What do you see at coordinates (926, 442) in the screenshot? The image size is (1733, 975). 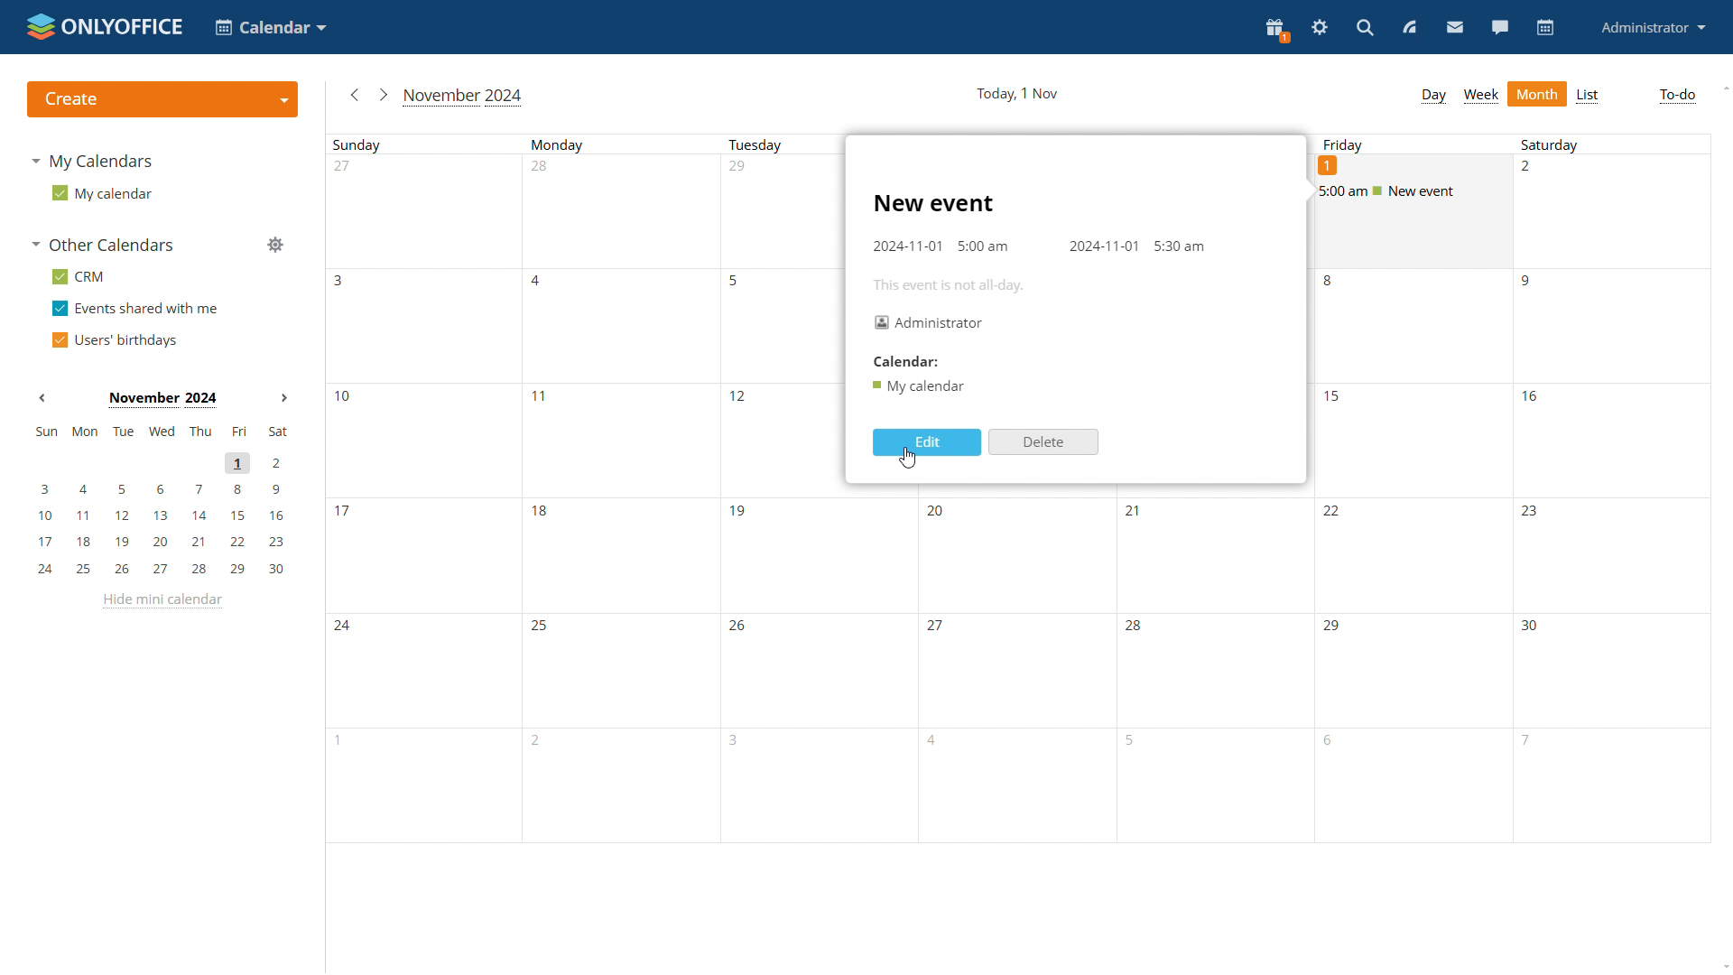 I see `edit` at bounding box center [926, 442].